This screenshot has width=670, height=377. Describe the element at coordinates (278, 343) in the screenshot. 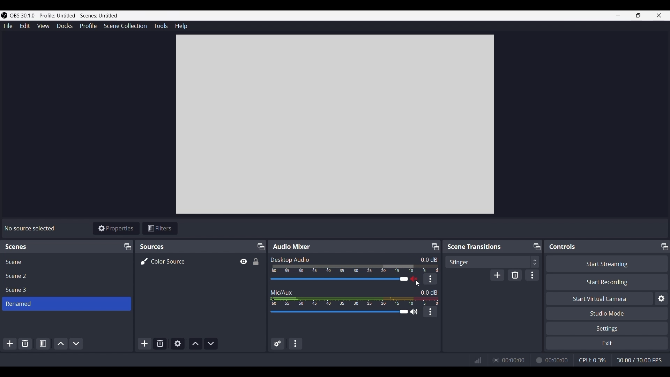

I see `Advanced audio properties` at that location.